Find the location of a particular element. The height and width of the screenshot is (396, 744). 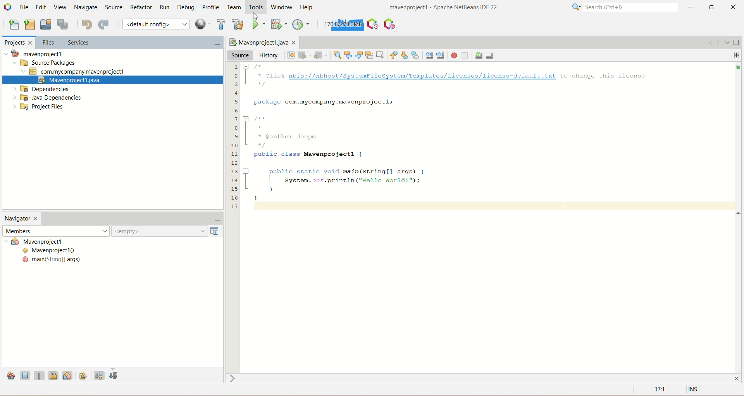

stop macro recording is located at coordinates (465, 55).